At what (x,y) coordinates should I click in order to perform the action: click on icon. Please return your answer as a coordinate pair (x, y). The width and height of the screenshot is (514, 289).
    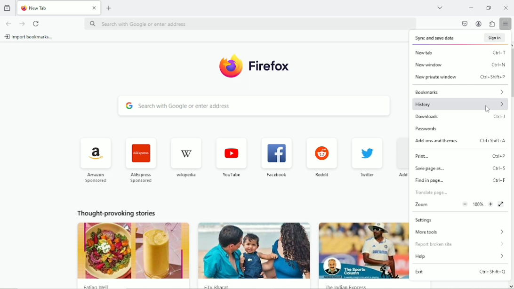
    Looking at the image, I should click on (231, 155).